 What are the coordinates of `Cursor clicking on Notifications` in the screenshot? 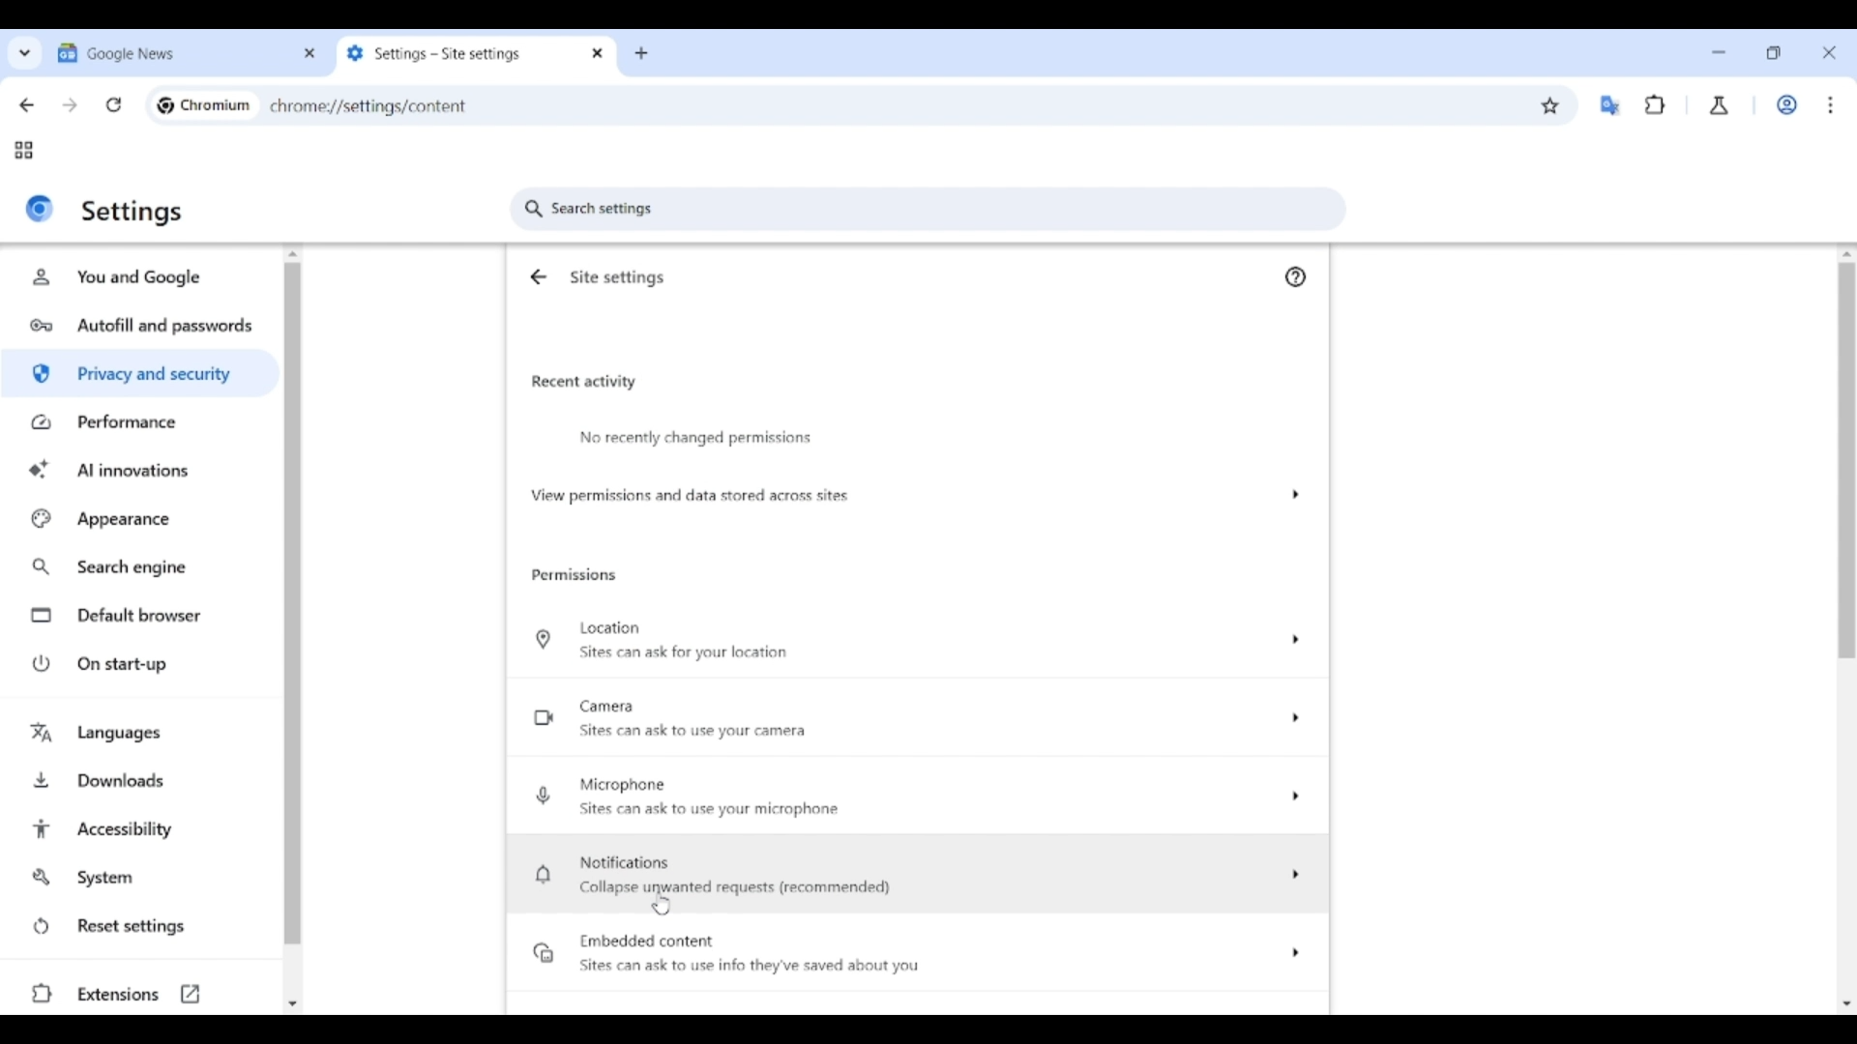 It's located at (661, 902).